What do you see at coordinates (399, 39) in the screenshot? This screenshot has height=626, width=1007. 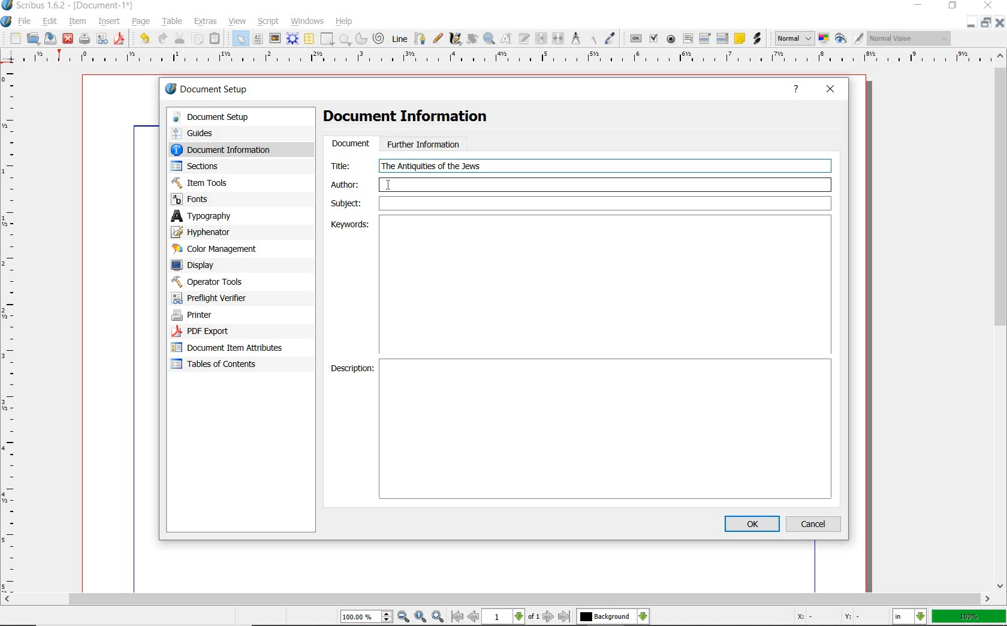 I see `Line` at bounding box center [399, 39].